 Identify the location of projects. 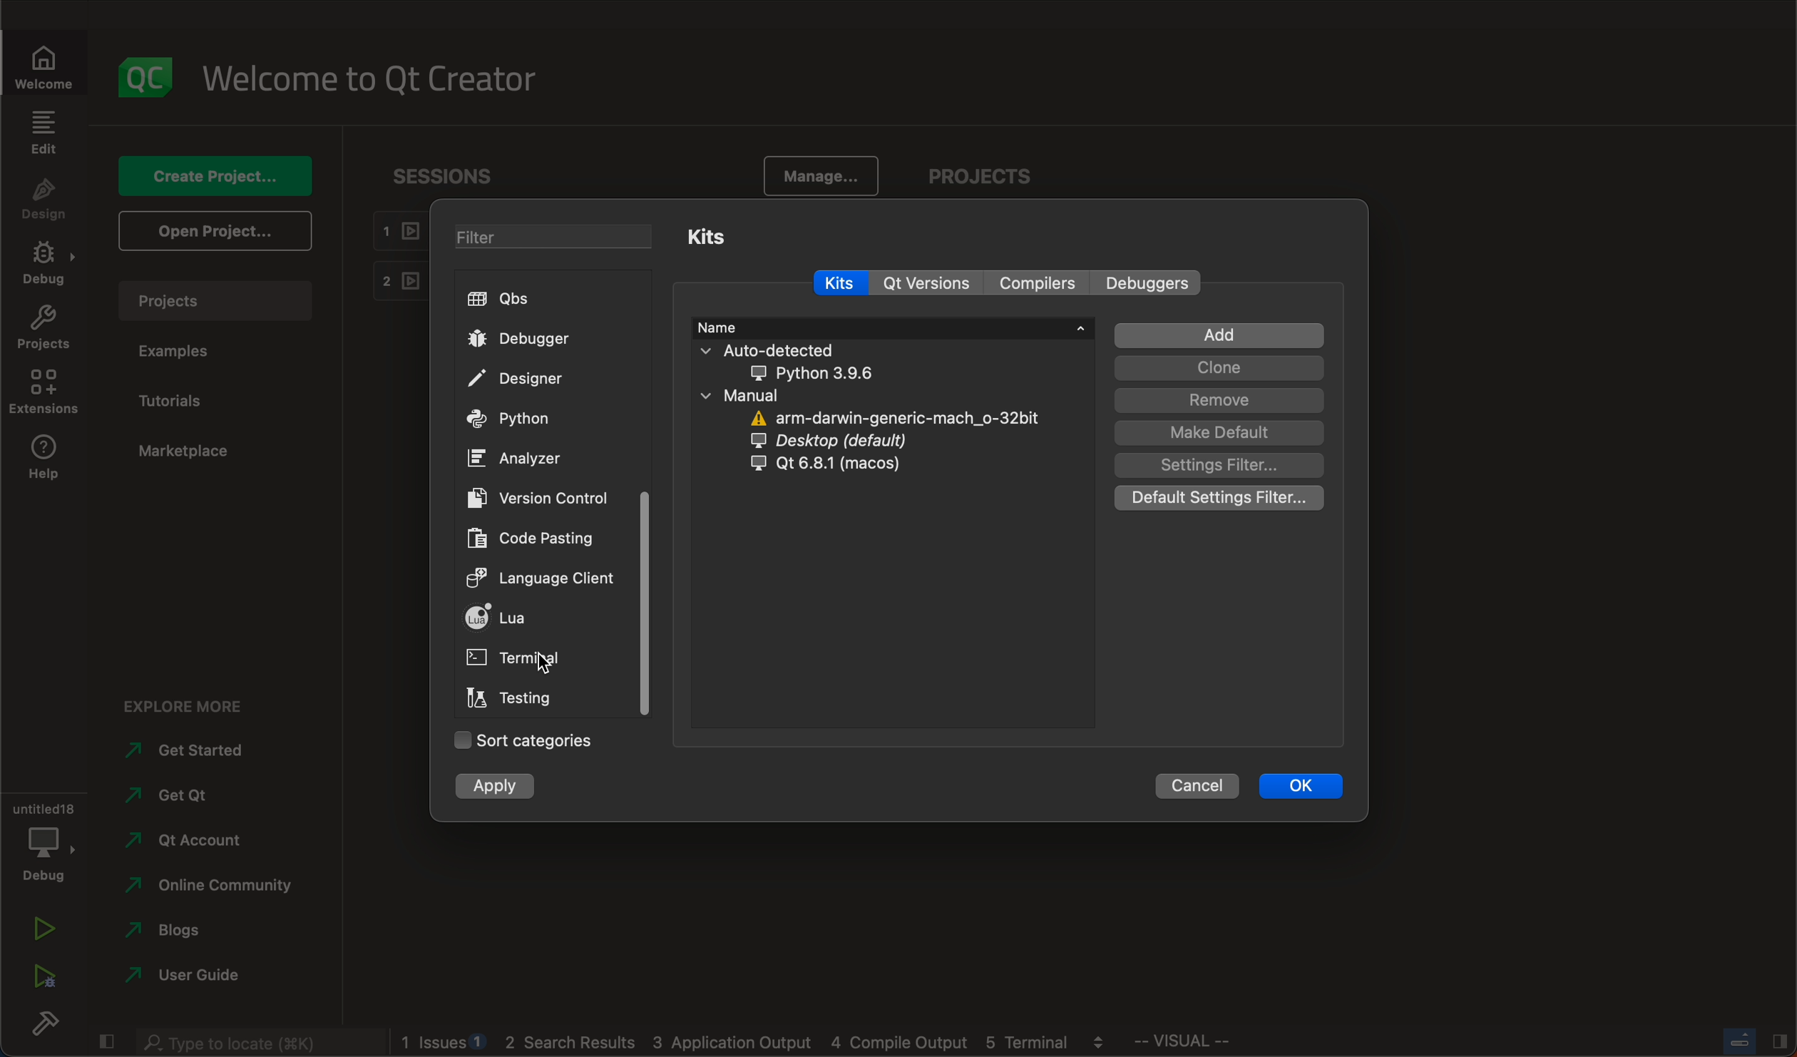
(44, 330).